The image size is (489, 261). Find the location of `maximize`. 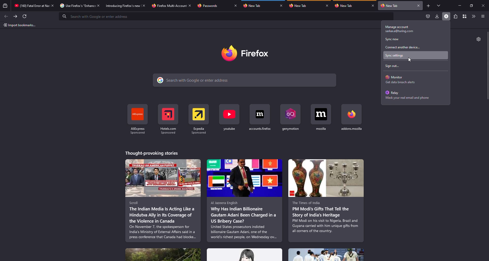

maximize is located at coordinates (472, 5).